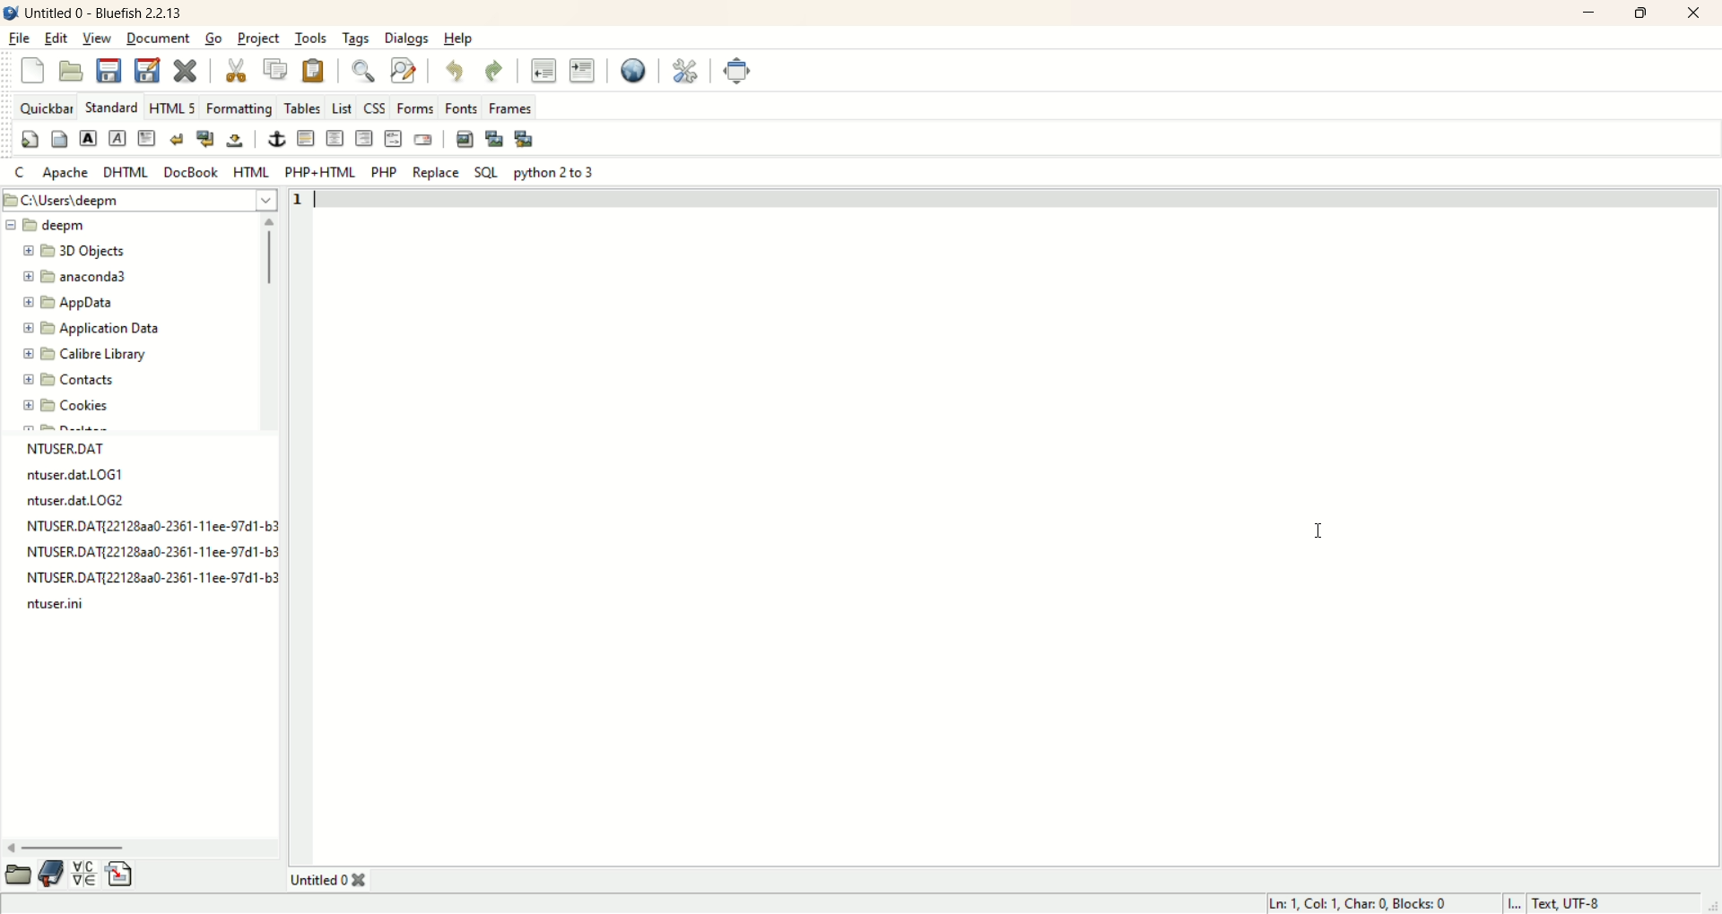  Describe the element at coordinates (87, 869) in the screenshot. I see `insert special character` at that location.